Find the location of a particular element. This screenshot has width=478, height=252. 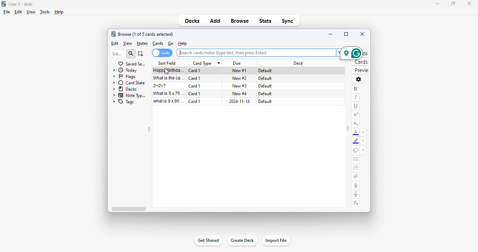

mouse down is located at coordinates (167, 71).